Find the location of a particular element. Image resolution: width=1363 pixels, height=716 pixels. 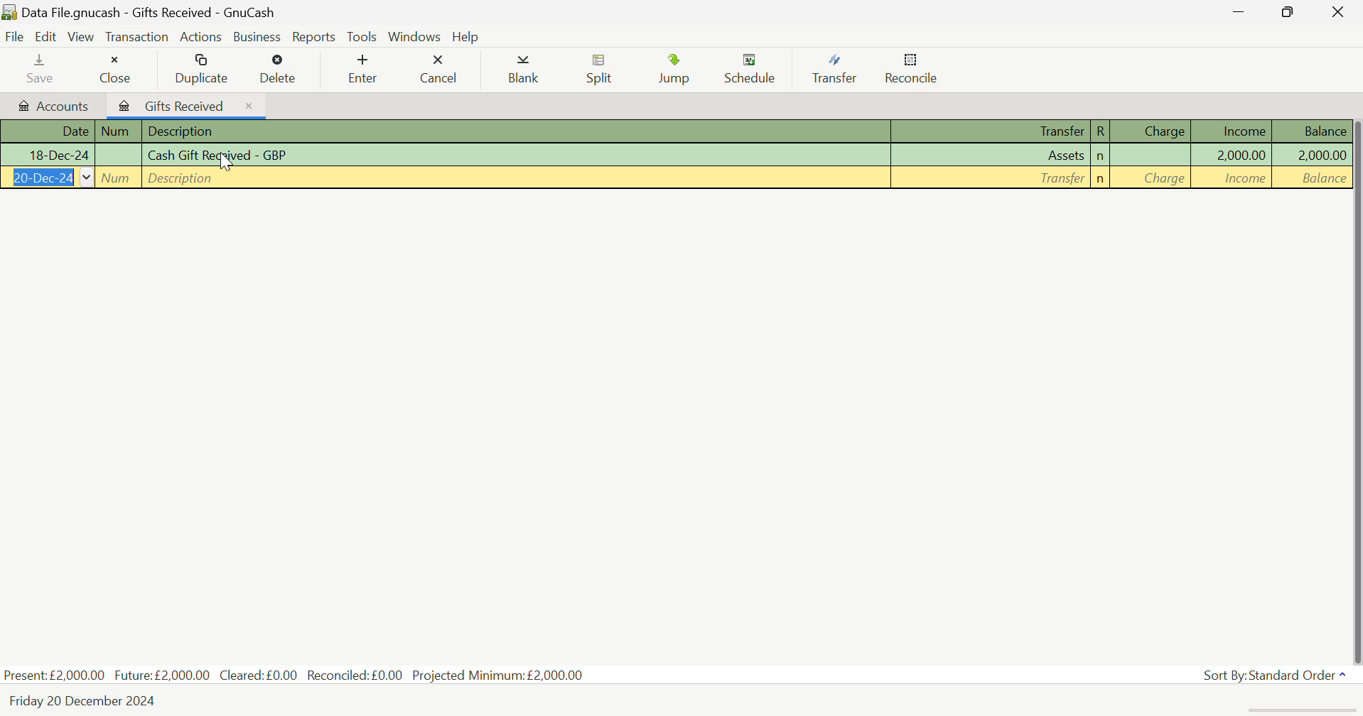

Cleared is located at coordinates (262, 675).